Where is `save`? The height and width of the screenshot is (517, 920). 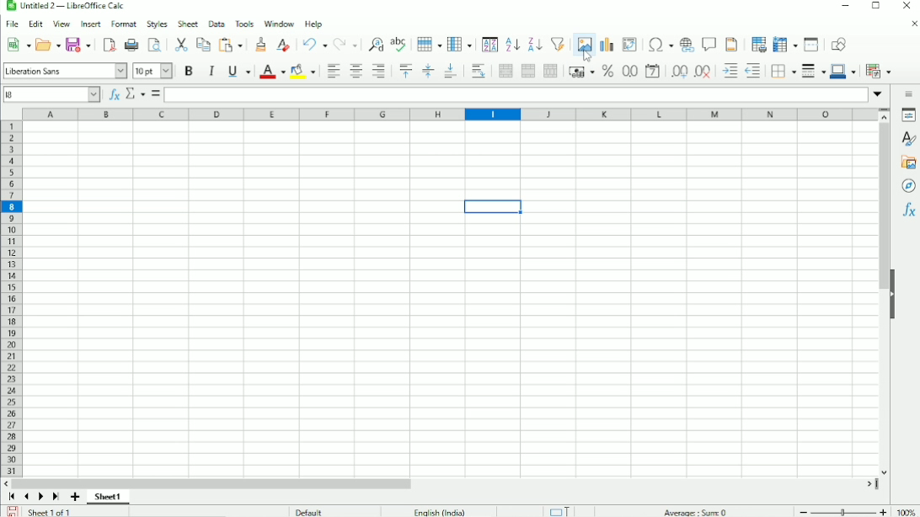
save is located at coordinates (79, 45).